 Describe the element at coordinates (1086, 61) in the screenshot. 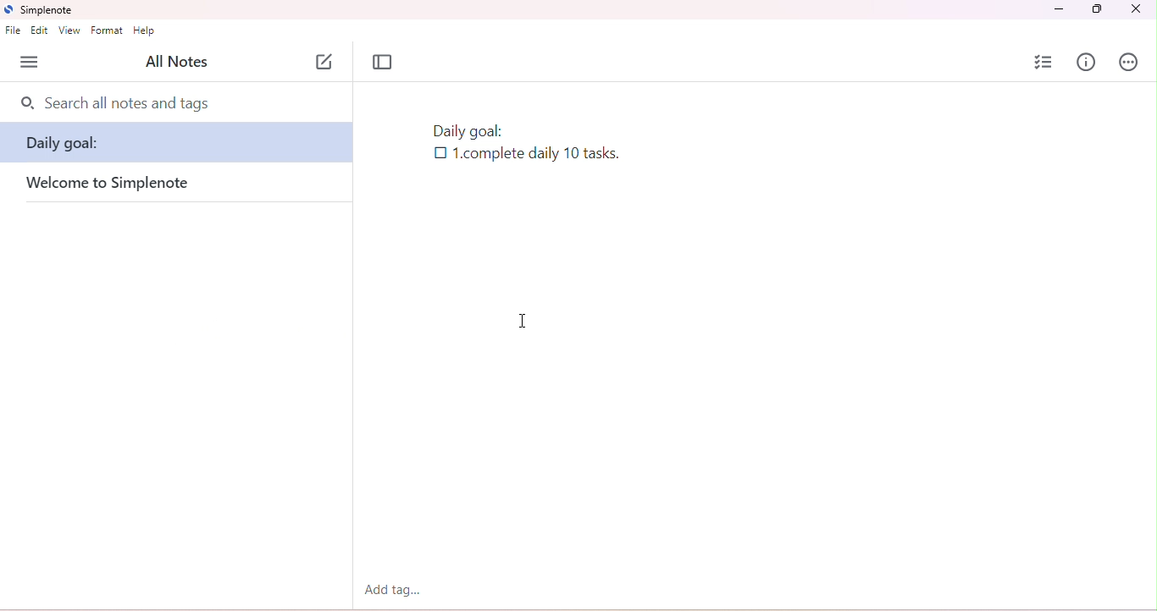

I see `info` at that location.